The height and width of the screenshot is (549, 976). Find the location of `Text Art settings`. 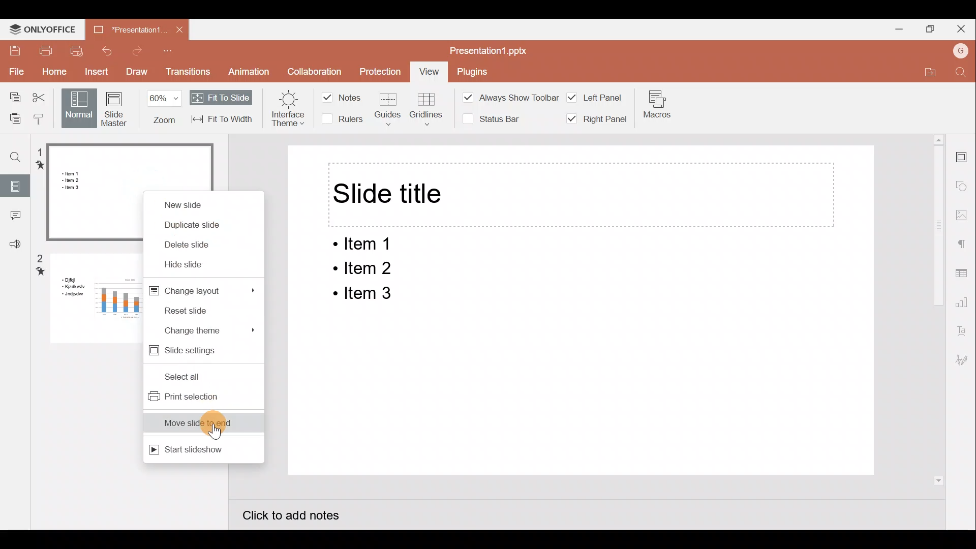

Text Art settings is located at coordinates (966, 329).